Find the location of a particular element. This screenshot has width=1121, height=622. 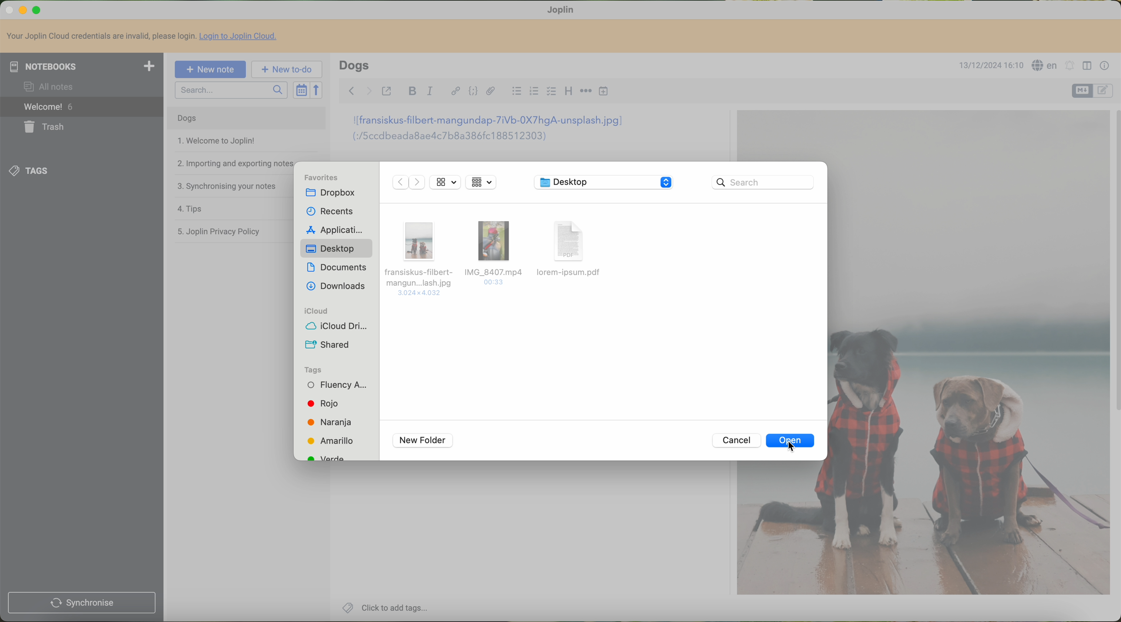

all notes is located at coordinates (50, 87).